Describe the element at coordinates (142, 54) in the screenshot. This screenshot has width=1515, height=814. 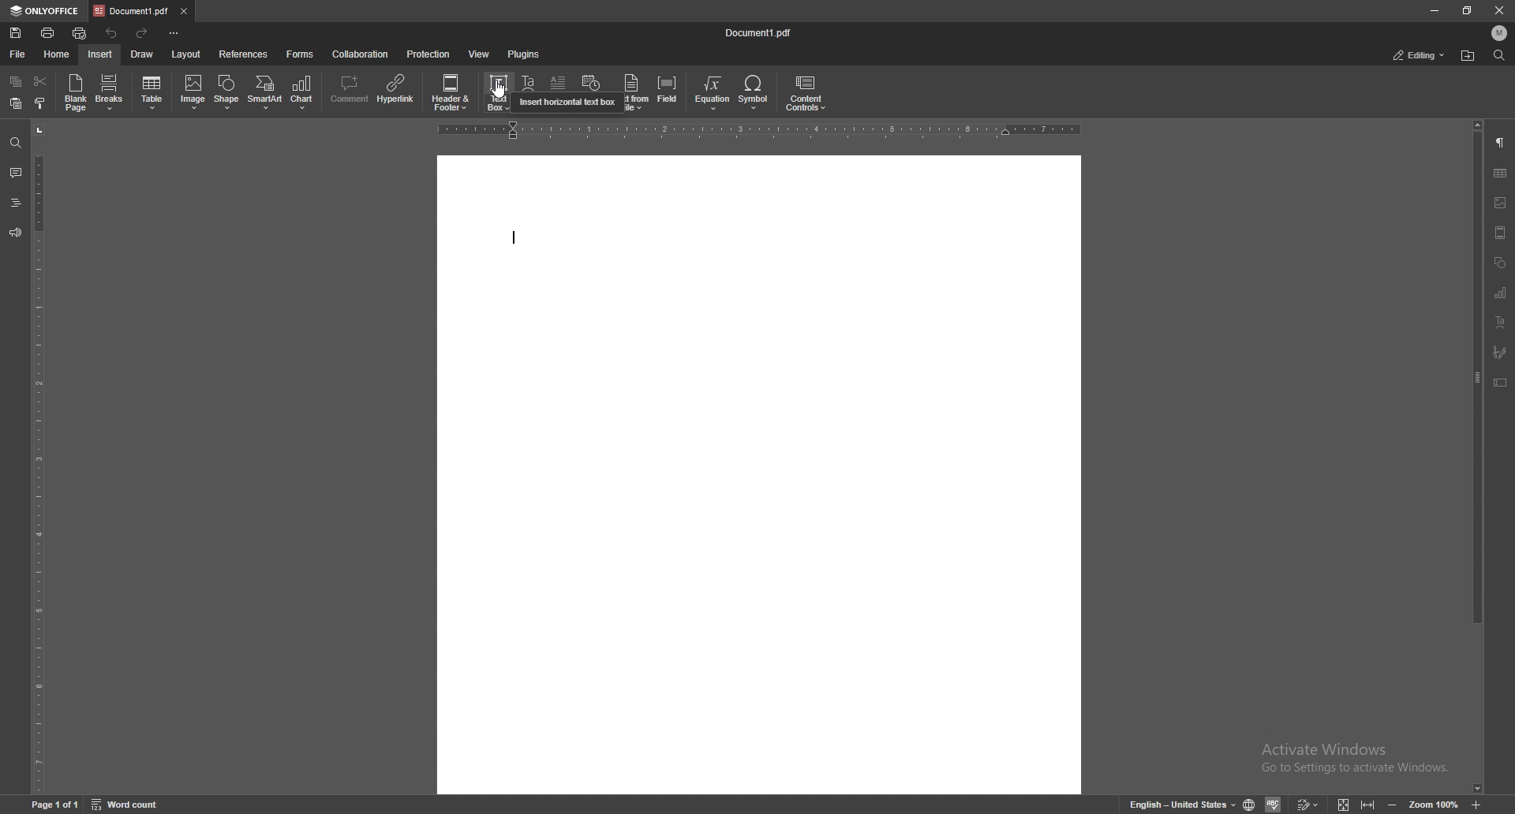
I see `draw` at that location.